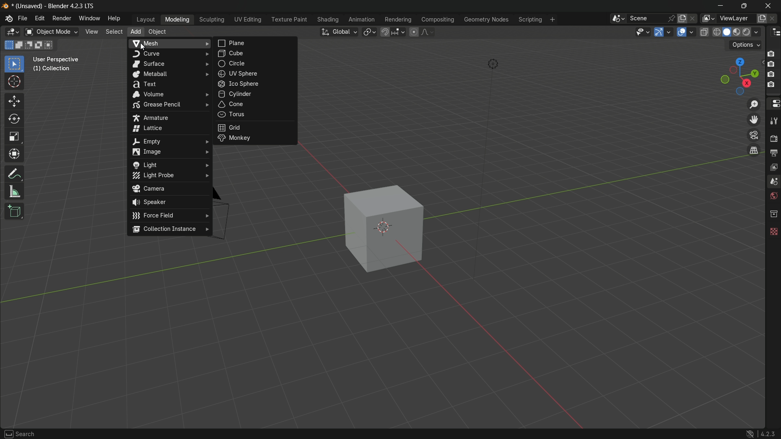 The image size is (781, 439). What do you see at coordinates (773, 33) in the screenshot?
I see `outliner` at bounding box center [773, 33].